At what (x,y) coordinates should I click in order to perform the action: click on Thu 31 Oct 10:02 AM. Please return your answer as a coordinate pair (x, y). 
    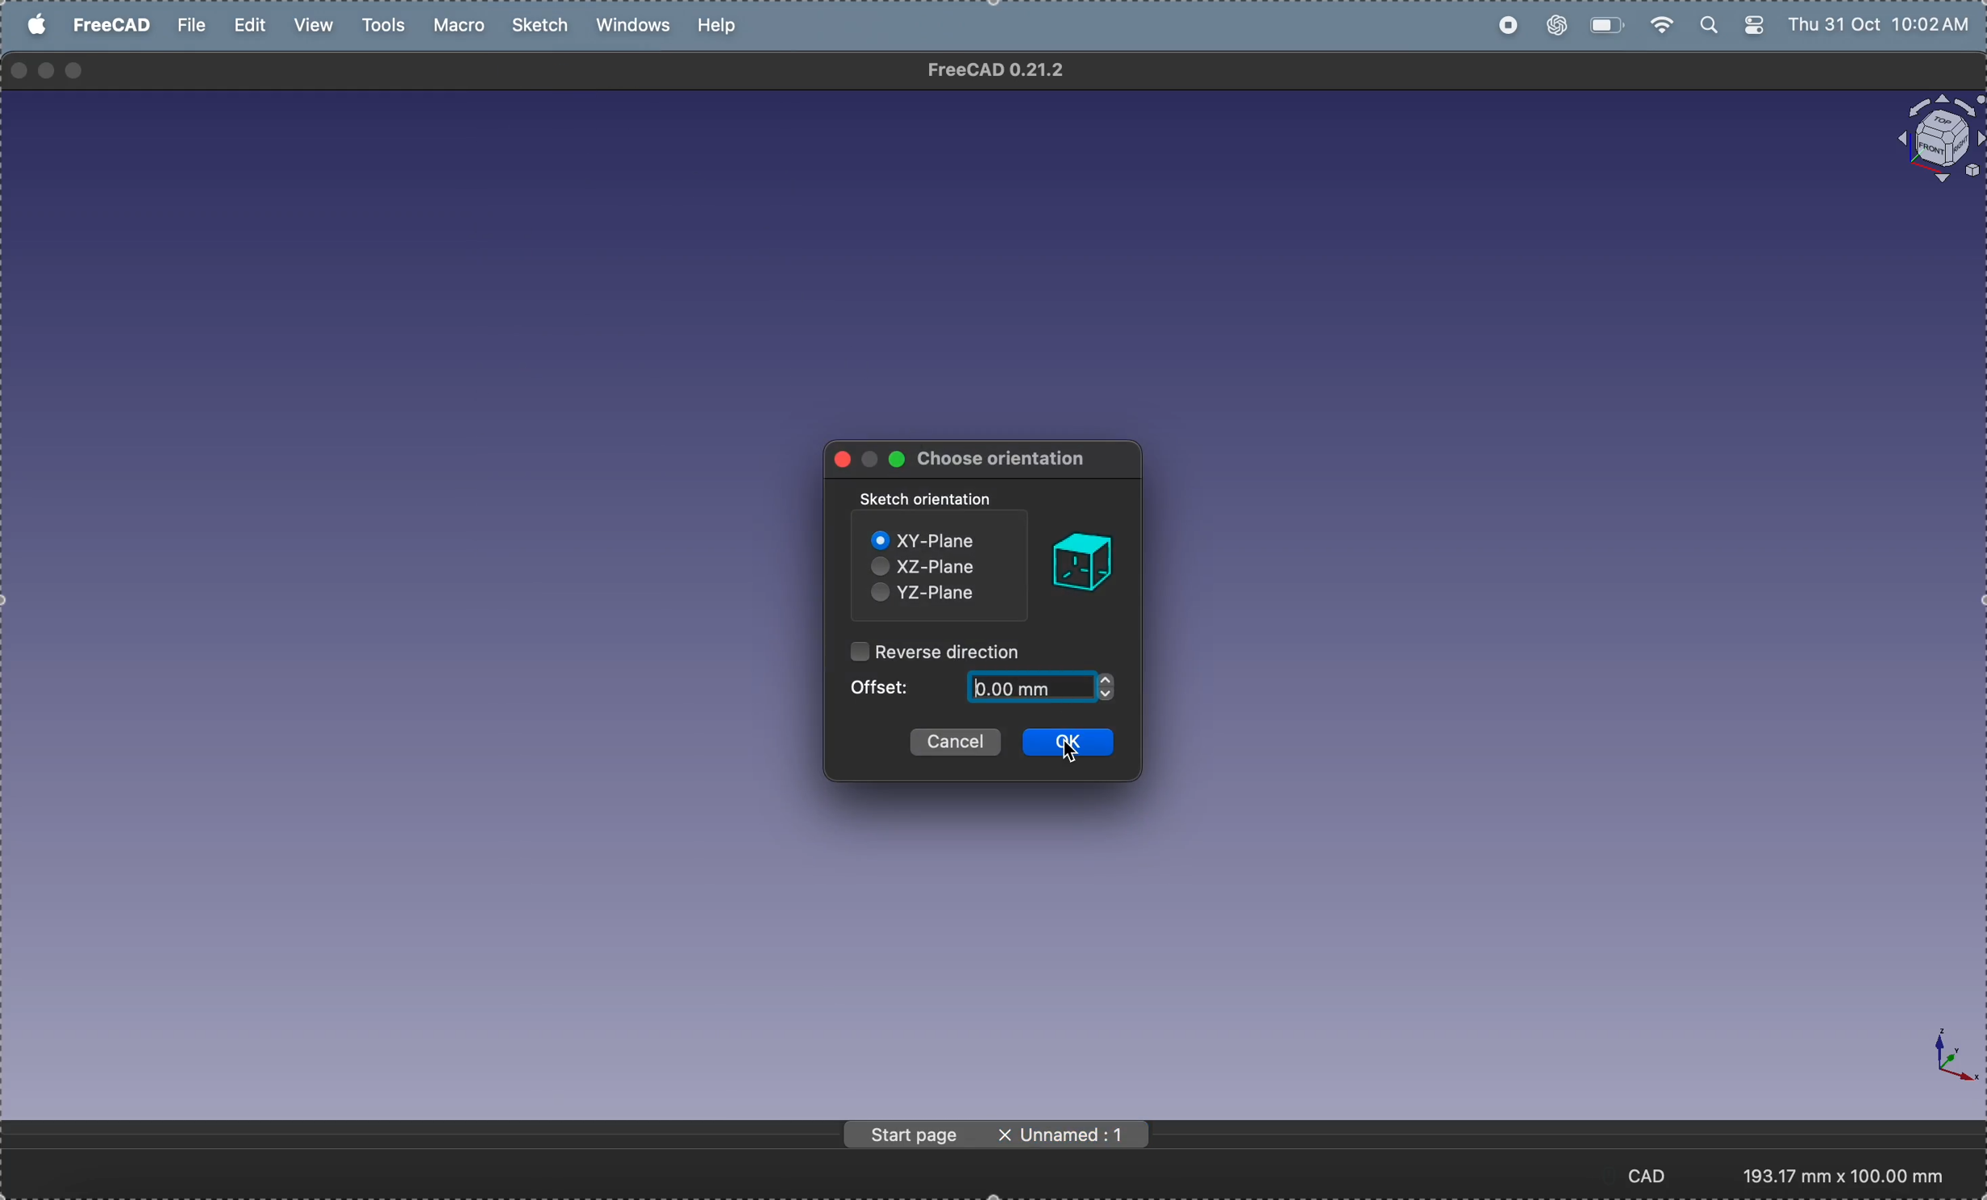
    Looking at the image, I should click on (1883, 27).